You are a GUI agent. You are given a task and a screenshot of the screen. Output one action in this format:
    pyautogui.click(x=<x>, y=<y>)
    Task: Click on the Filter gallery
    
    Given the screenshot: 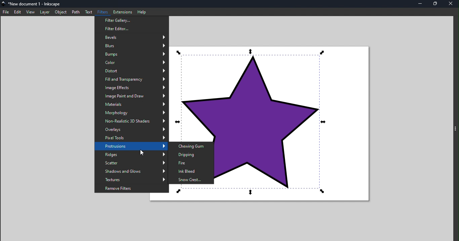 What is the action you would take?
    pyautogui.click(x=131, y=21)
    